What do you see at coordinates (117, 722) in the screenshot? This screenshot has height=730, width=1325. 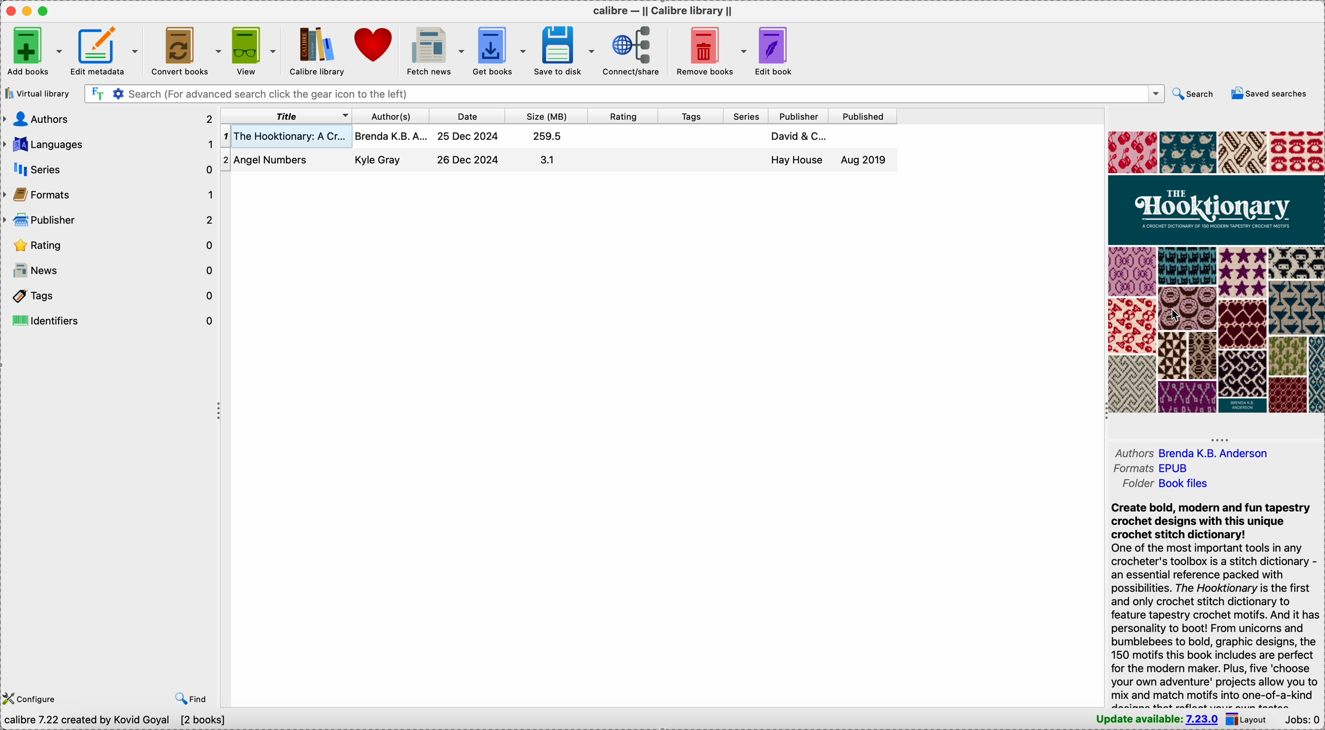 I see `data` at bounding box center [117, 722].